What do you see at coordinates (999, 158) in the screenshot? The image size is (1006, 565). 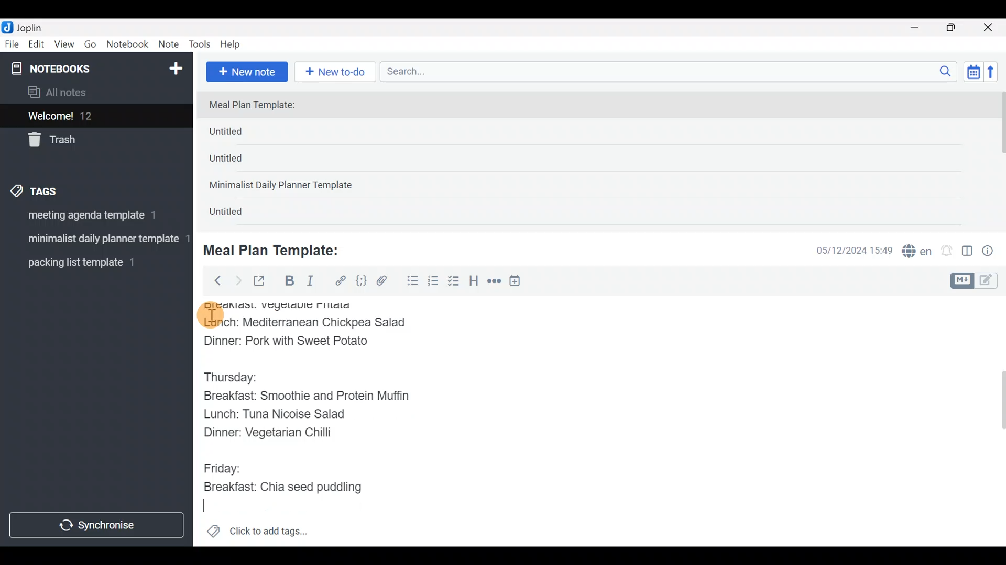 I see `scroll bar` at bounding box center [999, 158].